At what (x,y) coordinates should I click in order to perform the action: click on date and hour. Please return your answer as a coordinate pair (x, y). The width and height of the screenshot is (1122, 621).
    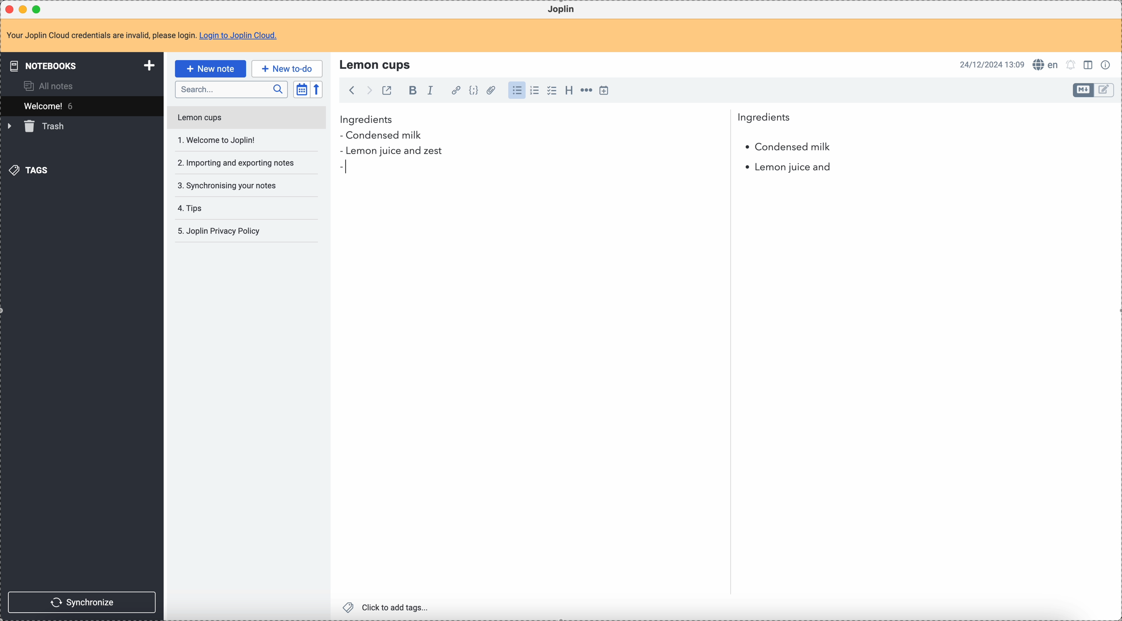
    Looking at the image, I should click on (992, 64).